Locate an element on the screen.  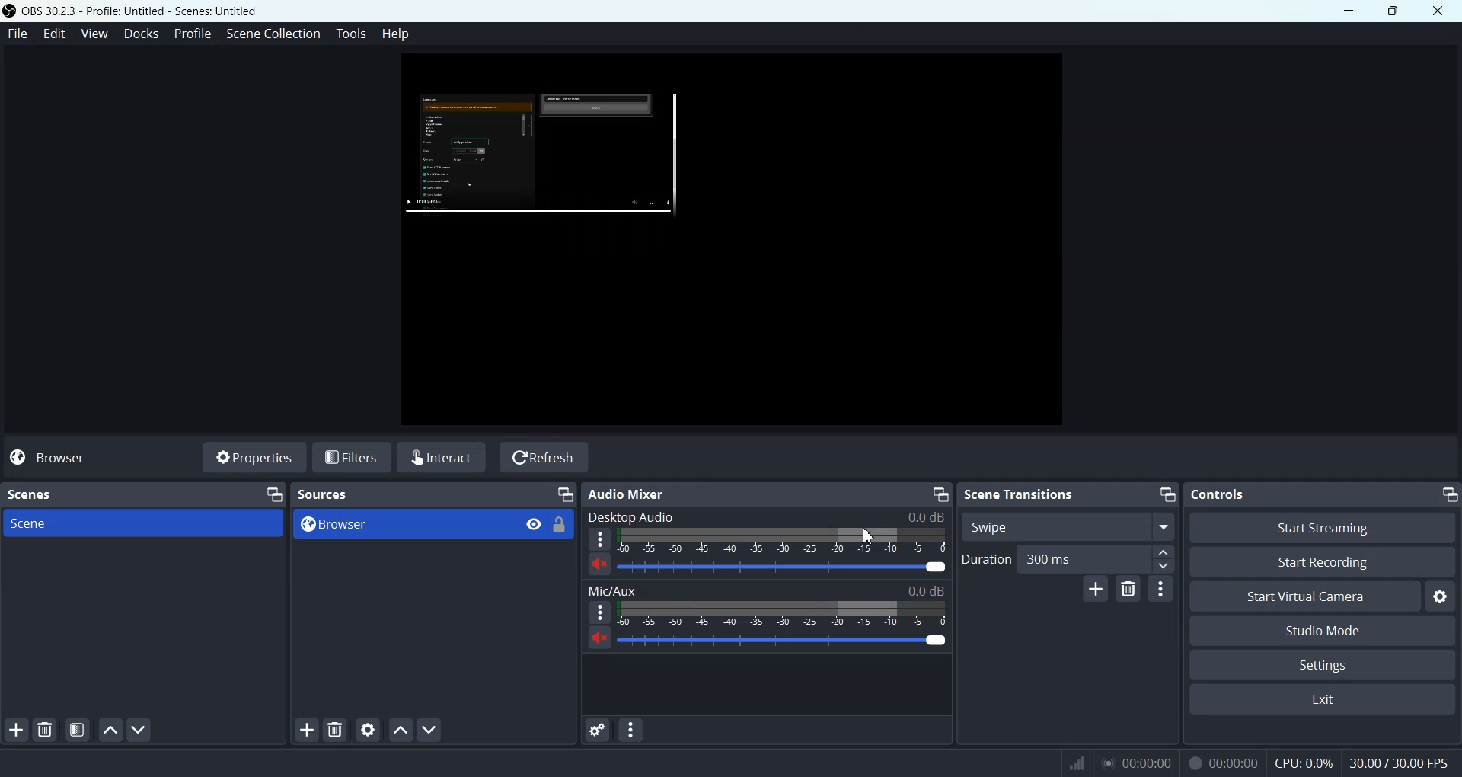
Volume Adjuster is located at coordinates (786, 567).